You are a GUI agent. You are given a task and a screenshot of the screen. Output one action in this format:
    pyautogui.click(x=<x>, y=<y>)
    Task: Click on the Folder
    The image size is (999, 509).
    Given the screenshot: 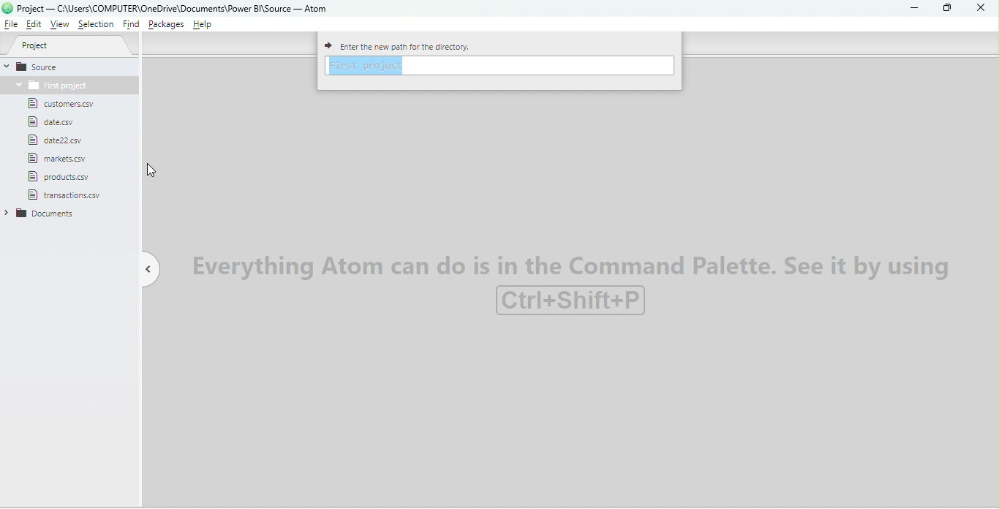 What is the action you would take?
    pyautogui.click(x=49, y=85)
    